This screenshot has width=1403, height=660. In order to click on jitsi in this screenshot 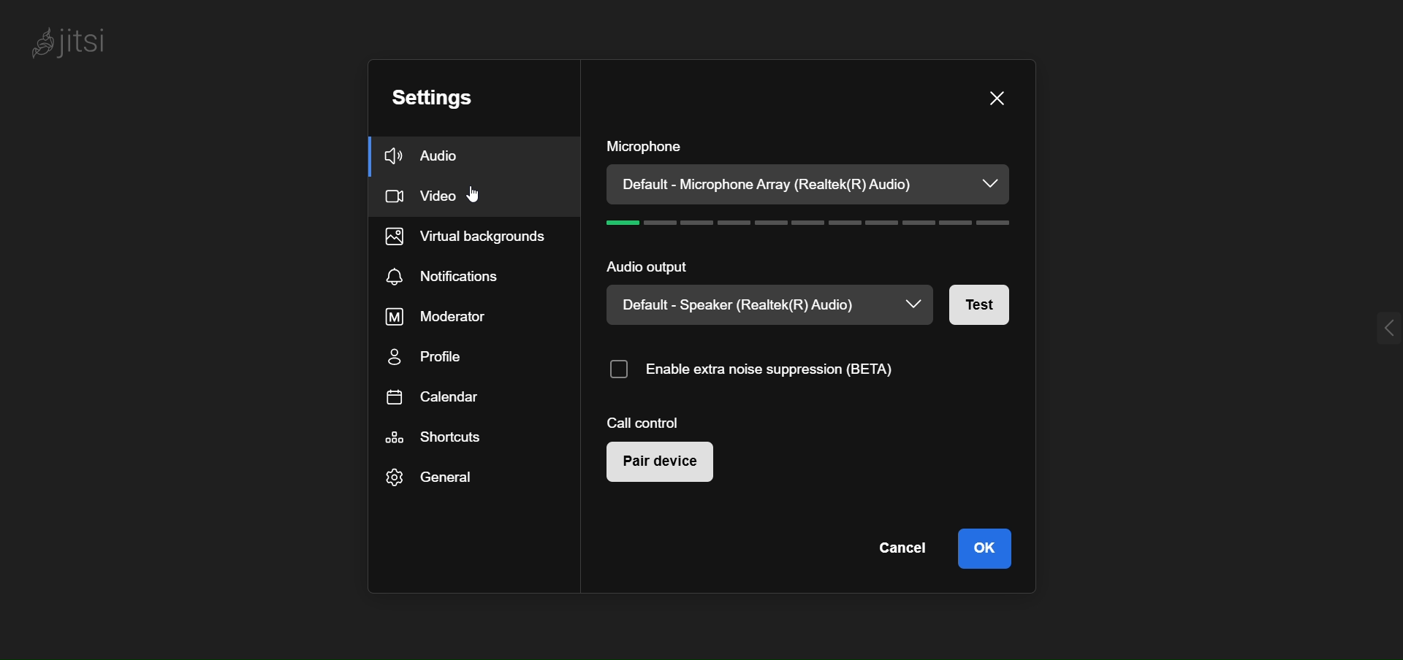, I will do `click(72, 42)`.